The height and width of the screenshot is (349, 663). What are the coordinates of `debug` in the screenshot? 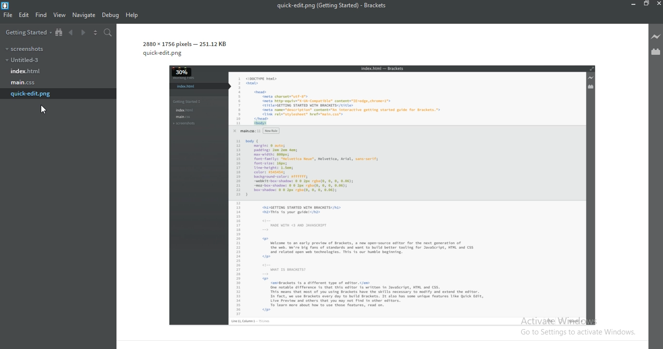 It's located at (109, 16).